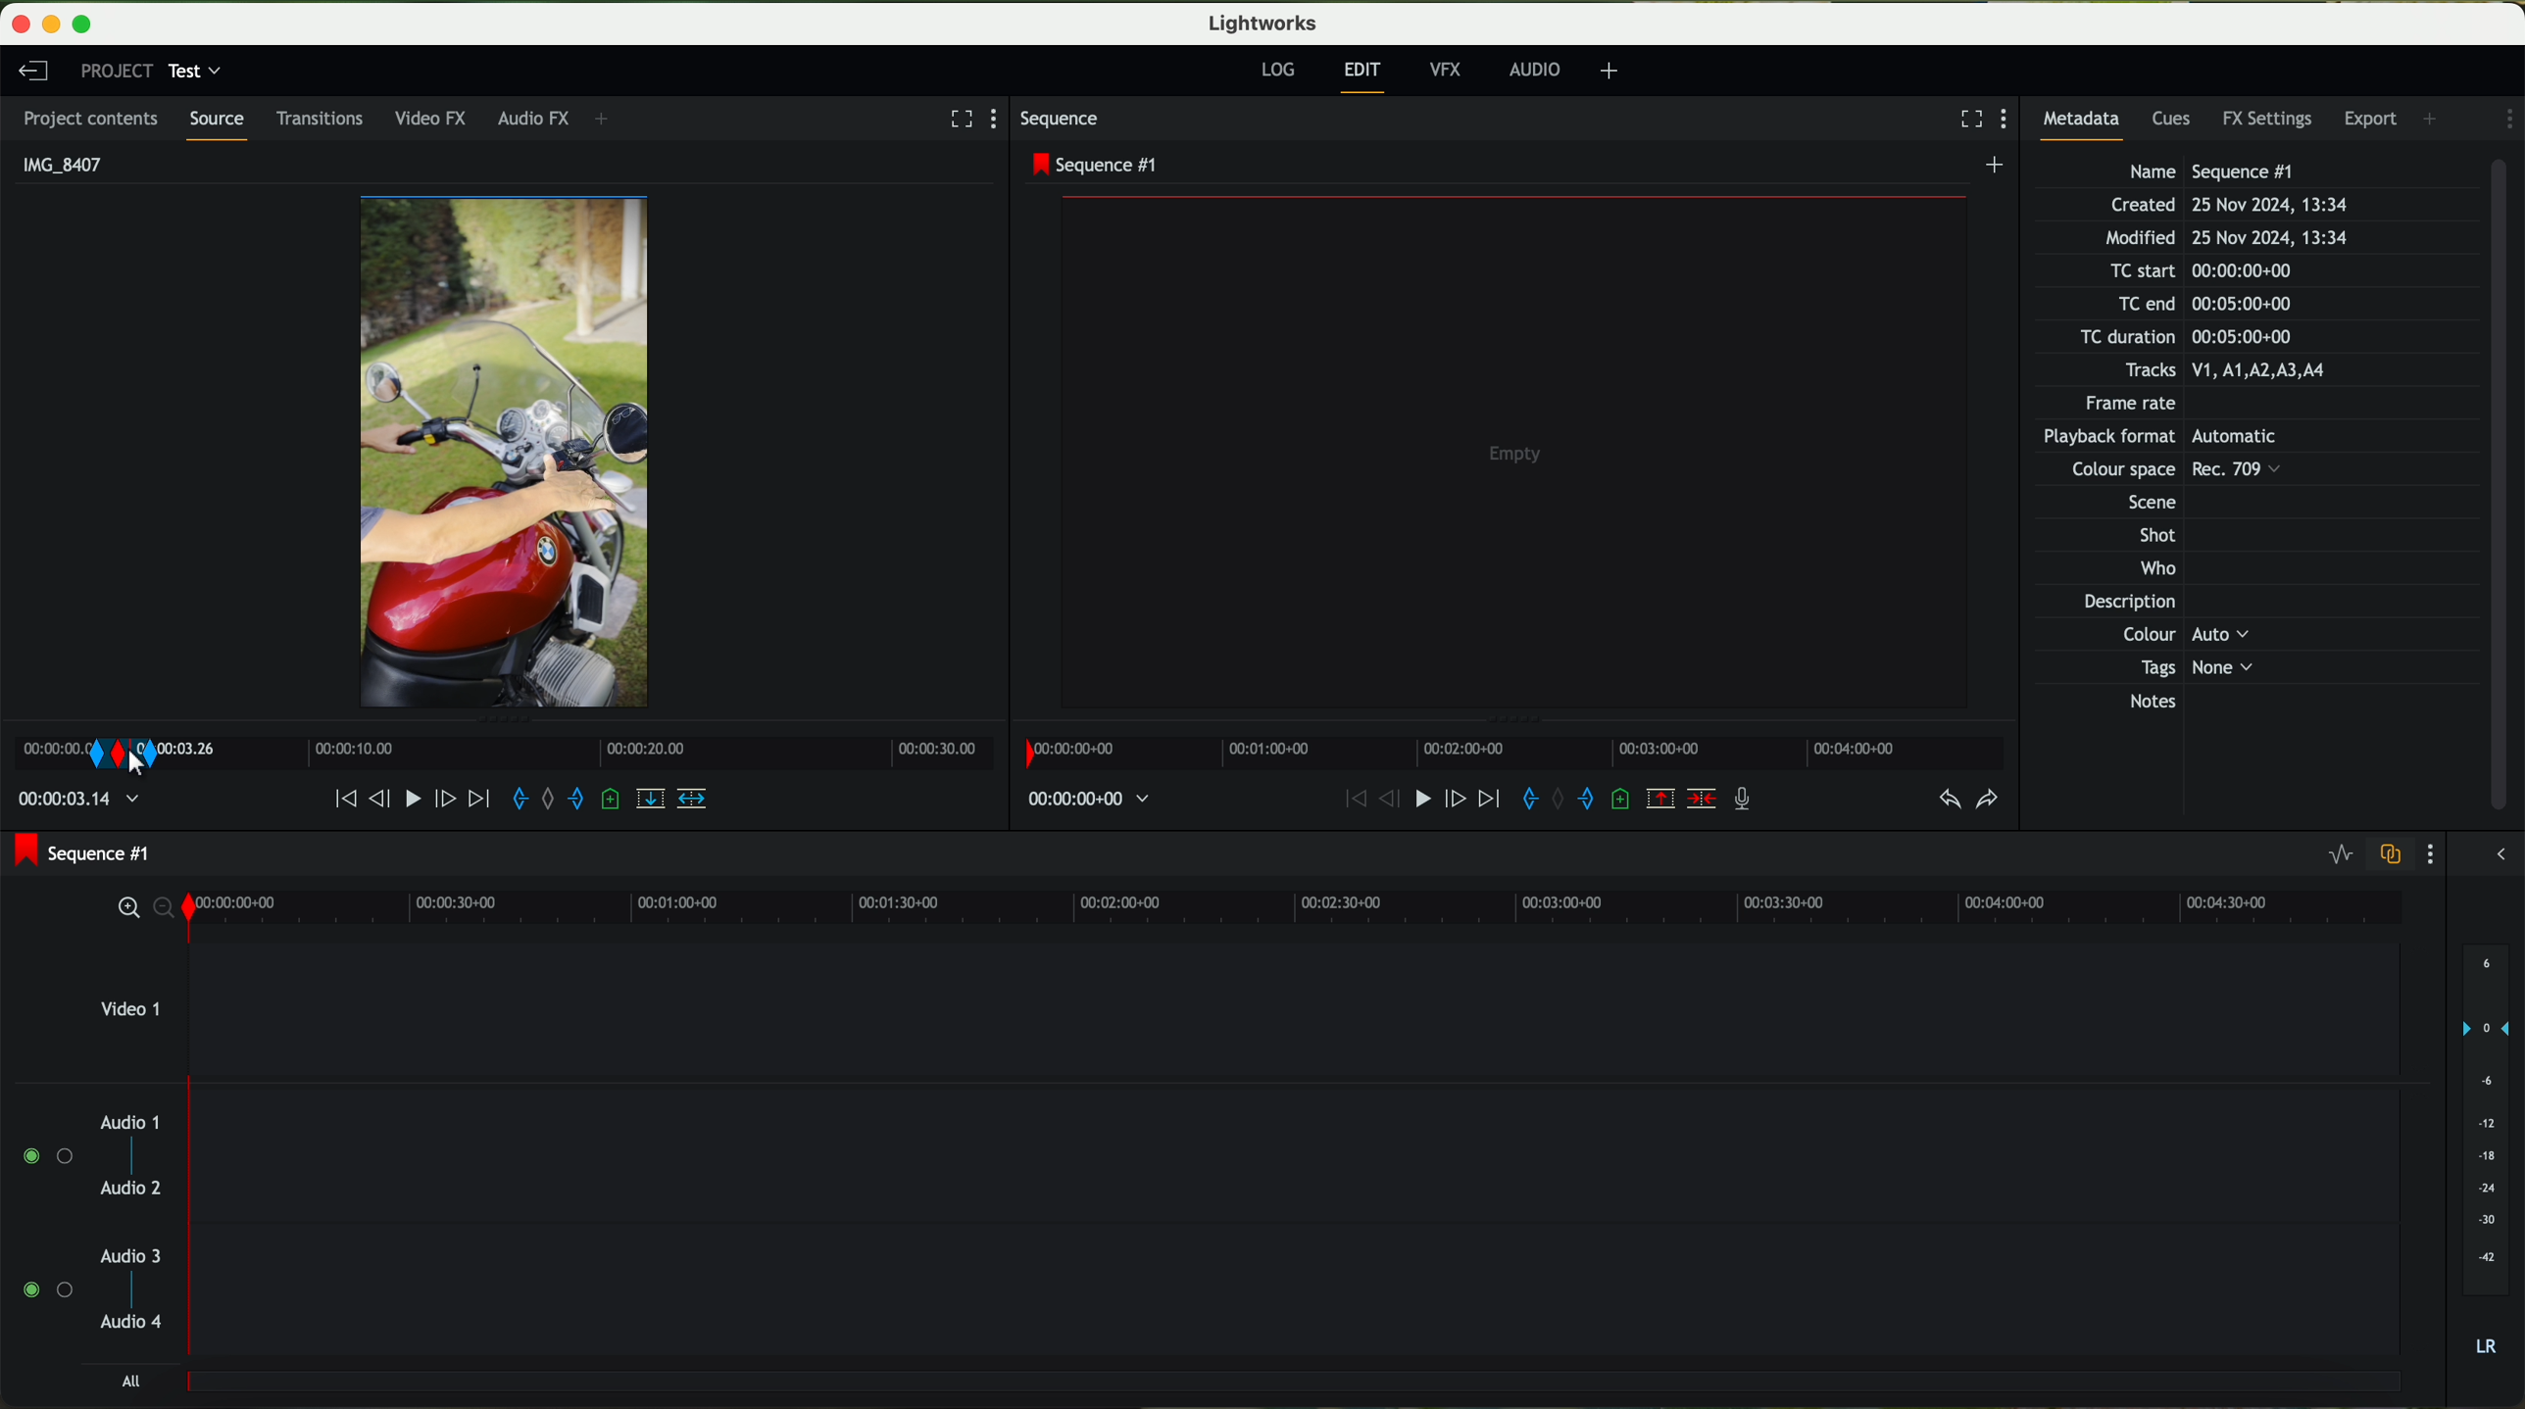  What do you see at coordinates (334, 800) in the screenshot?
I see `move backward` at bounding box center [334, 800].